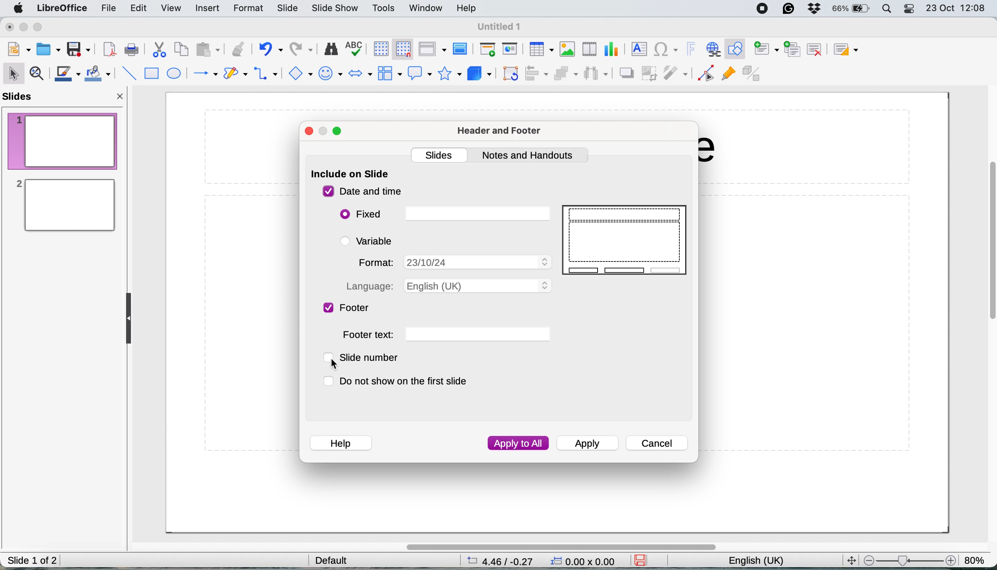  Describe the element at coordinates (384, 9) in the screenshot. I see `tools` at that location.